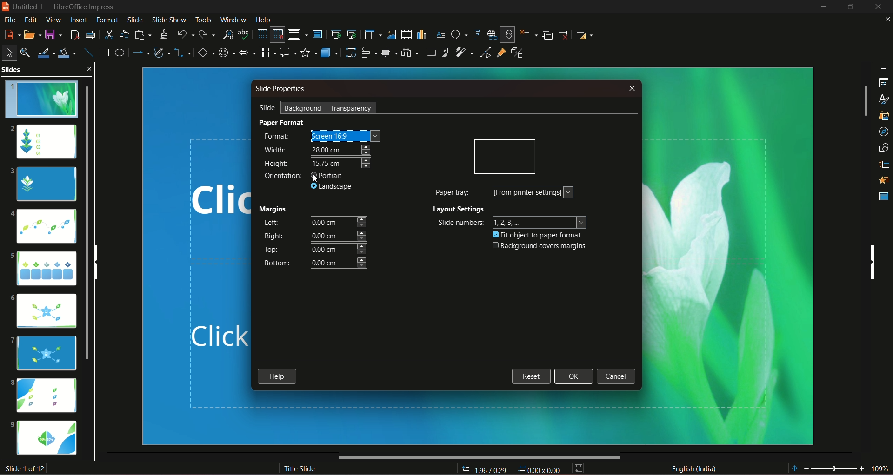 The height and width of the screenshot is (475, 893). Describe the element at coordinates (43, 267) in the screenshot. I see `slide 5` at that location.